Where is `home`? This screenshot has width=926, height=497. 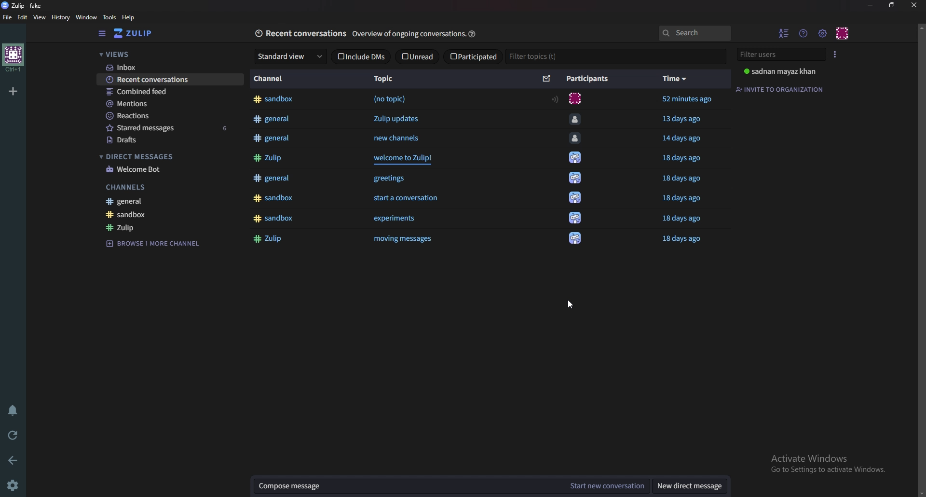
home is located at coordinates (14, 57).